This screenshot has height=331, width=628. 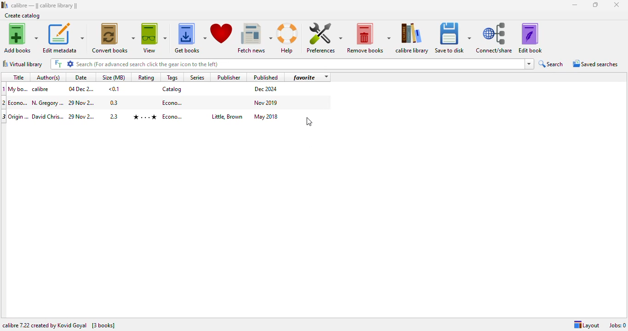 I want to click on calibre 7.22 created by Kovid Goyal, so click(x=45, y=325).